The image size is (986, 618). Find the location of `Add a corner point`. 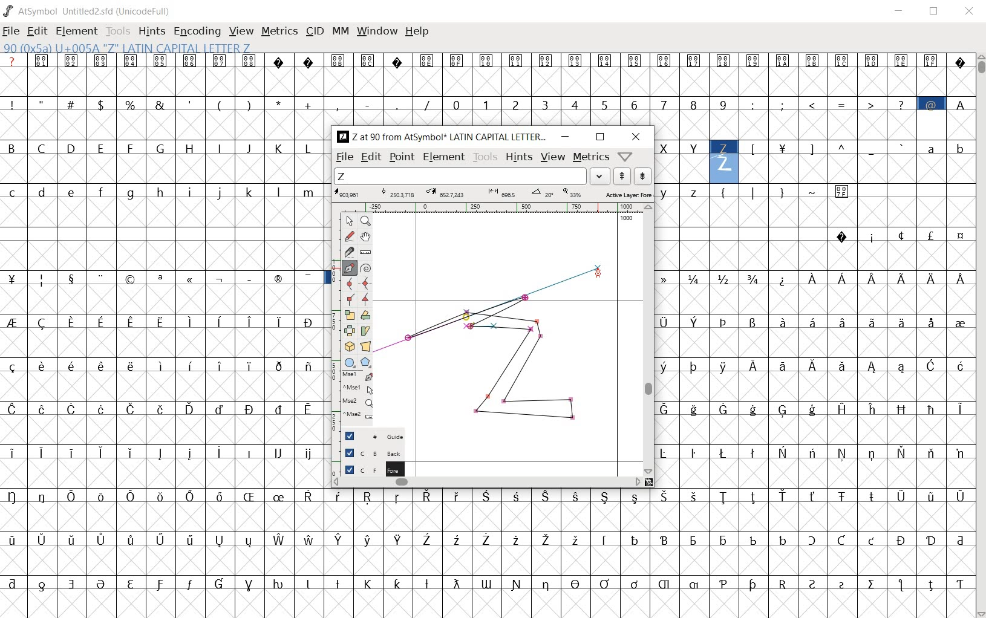

Add a corner point is located at coordinates (349, 299).